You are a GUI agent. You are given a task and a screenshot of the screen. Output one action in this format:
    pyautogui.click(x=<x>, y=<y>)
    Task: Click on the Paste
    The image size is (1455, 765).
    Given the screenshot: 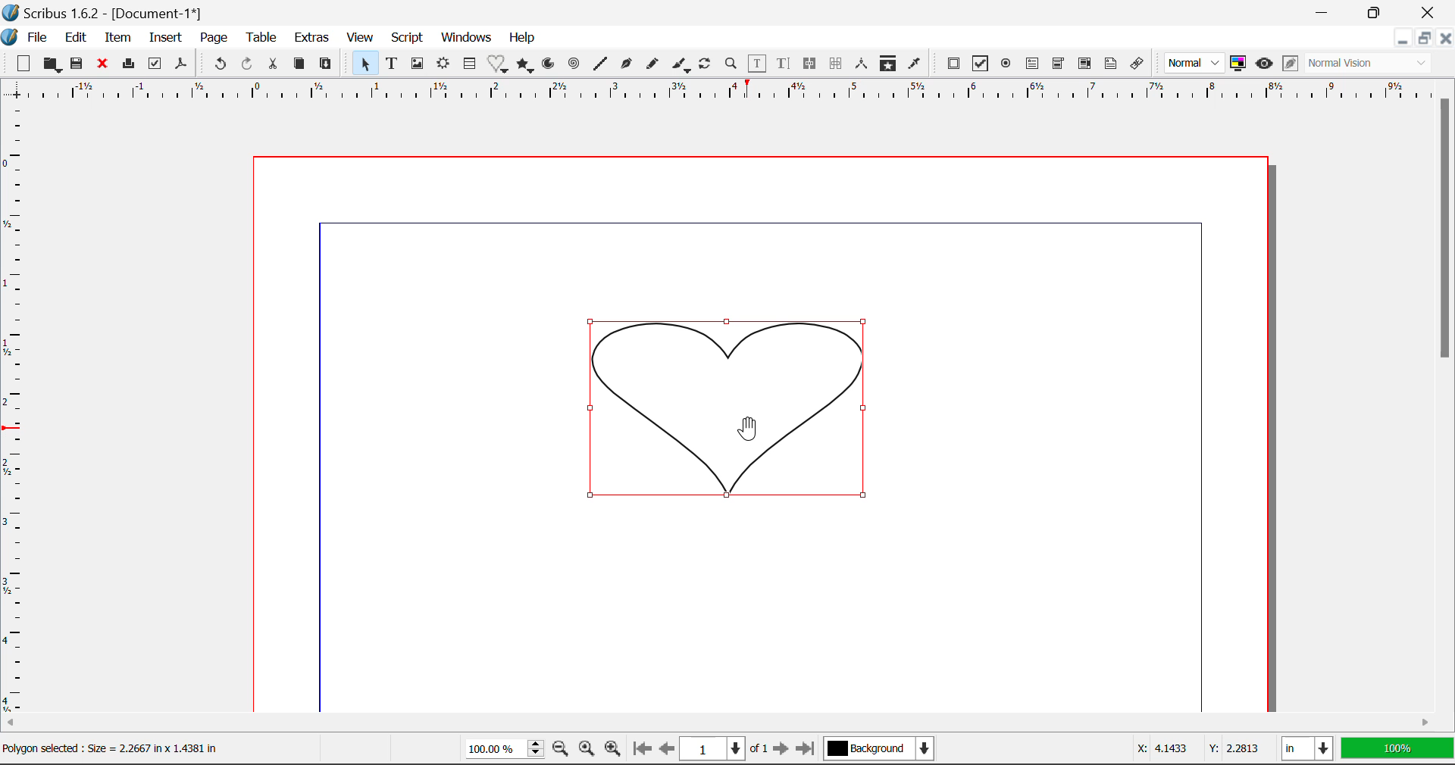 What is the action you would take?
    pyautogui.click(x=329, y=63)
    